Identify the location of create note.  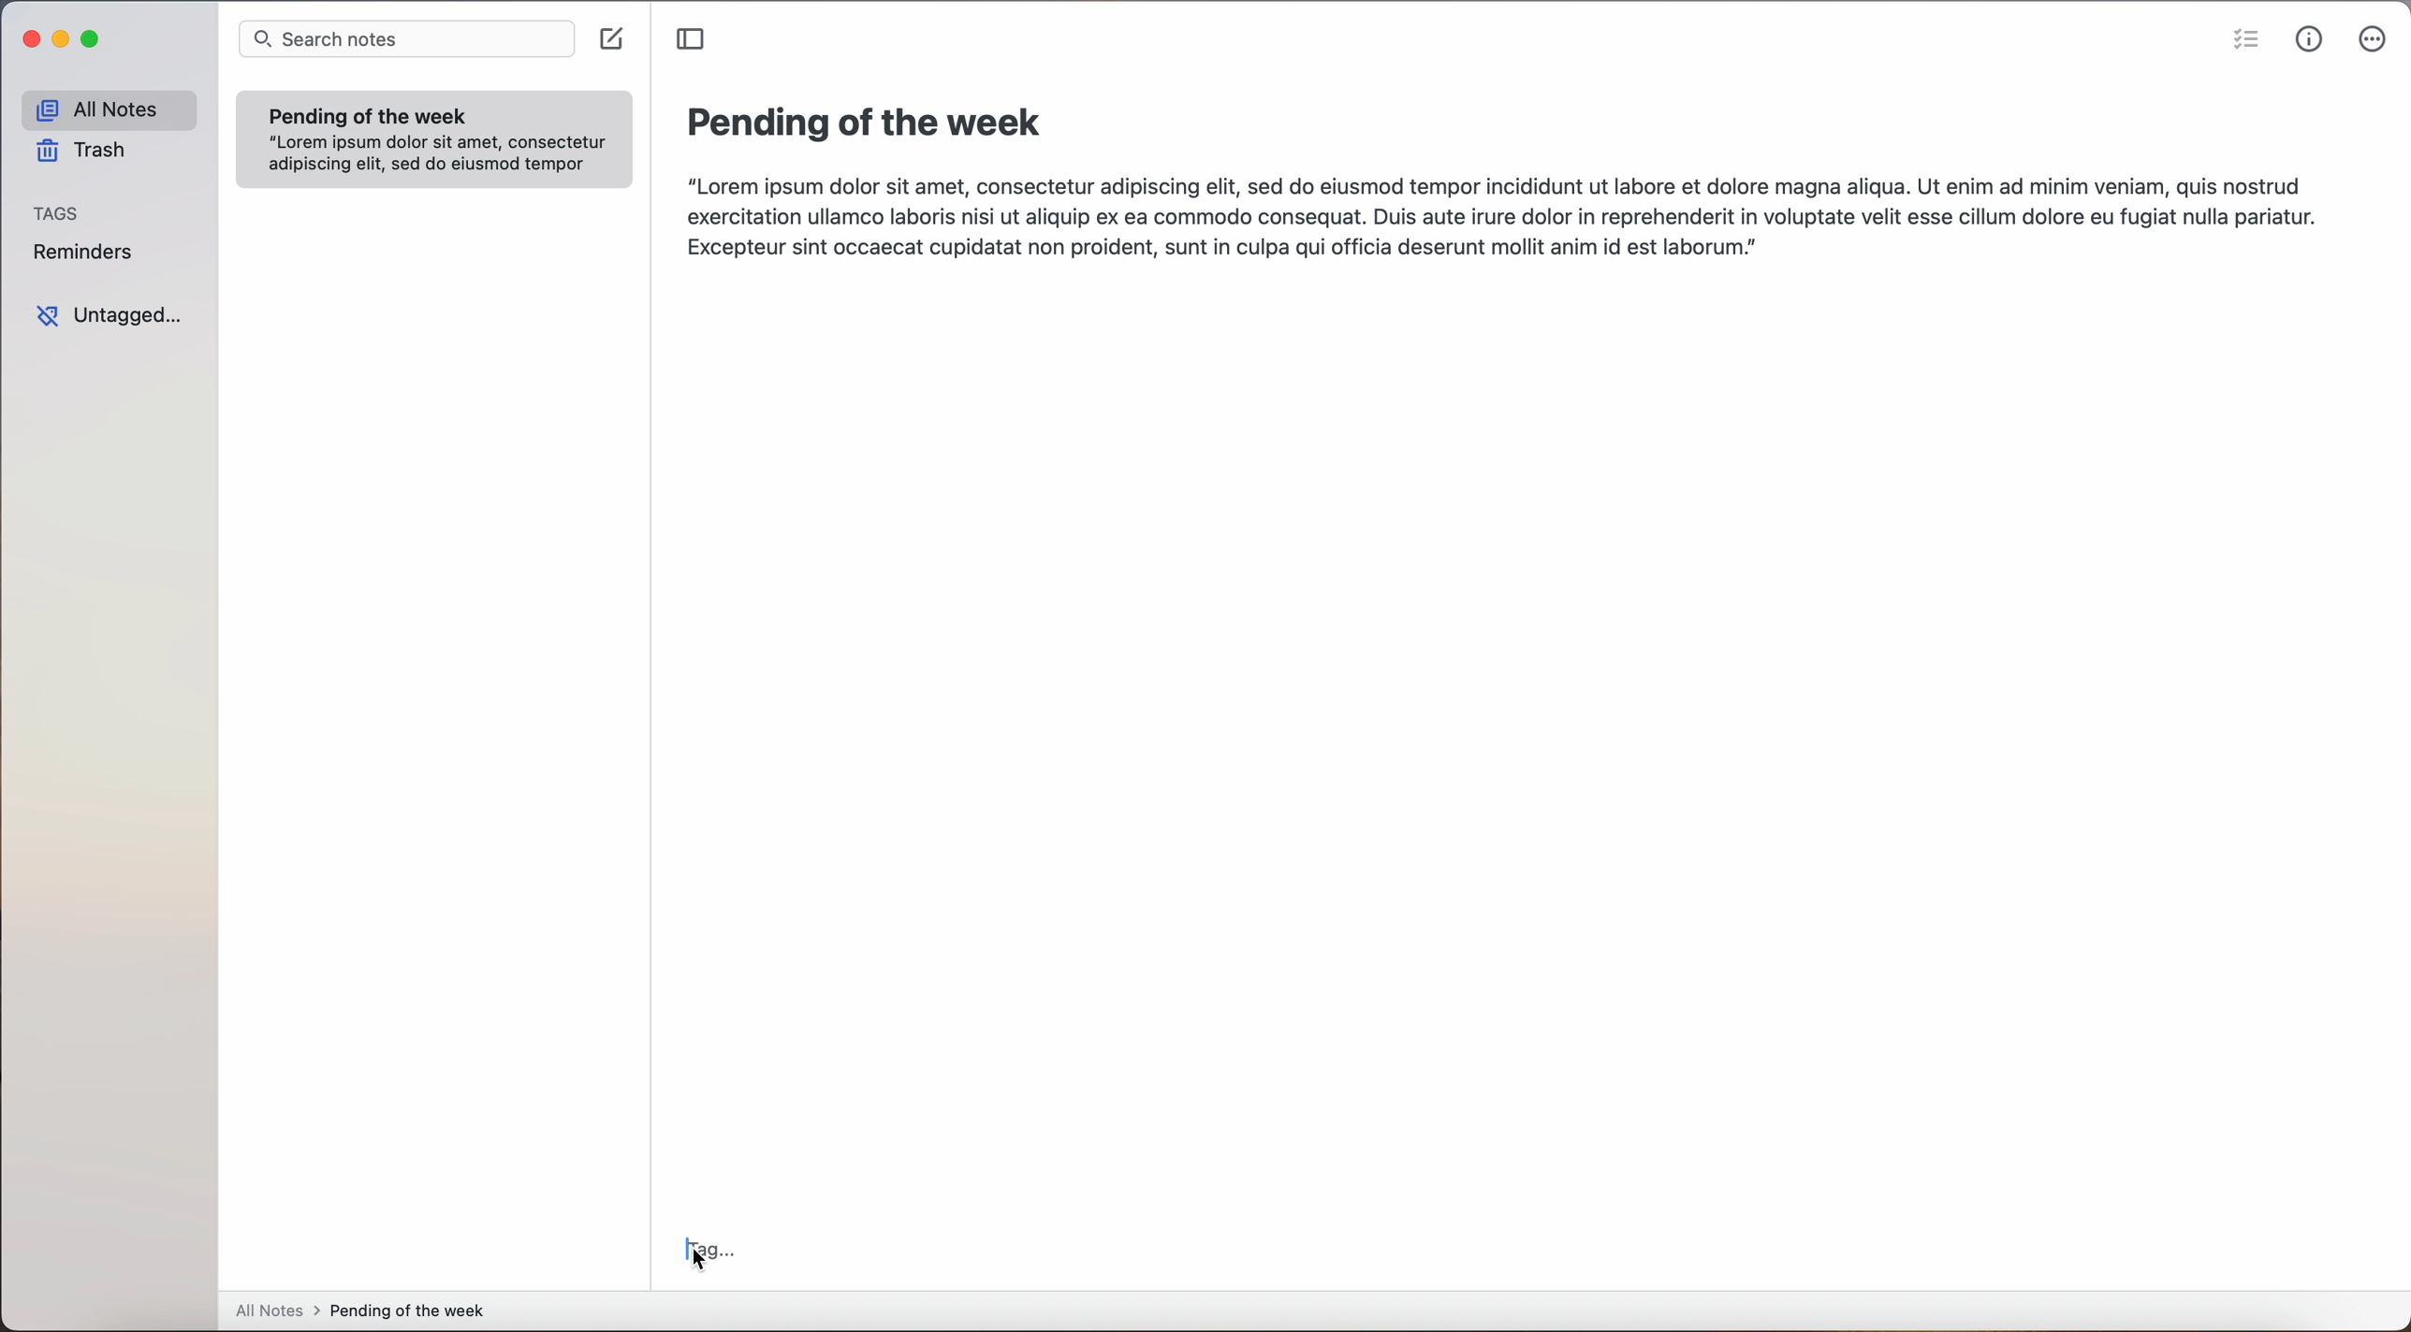
(615, 39).